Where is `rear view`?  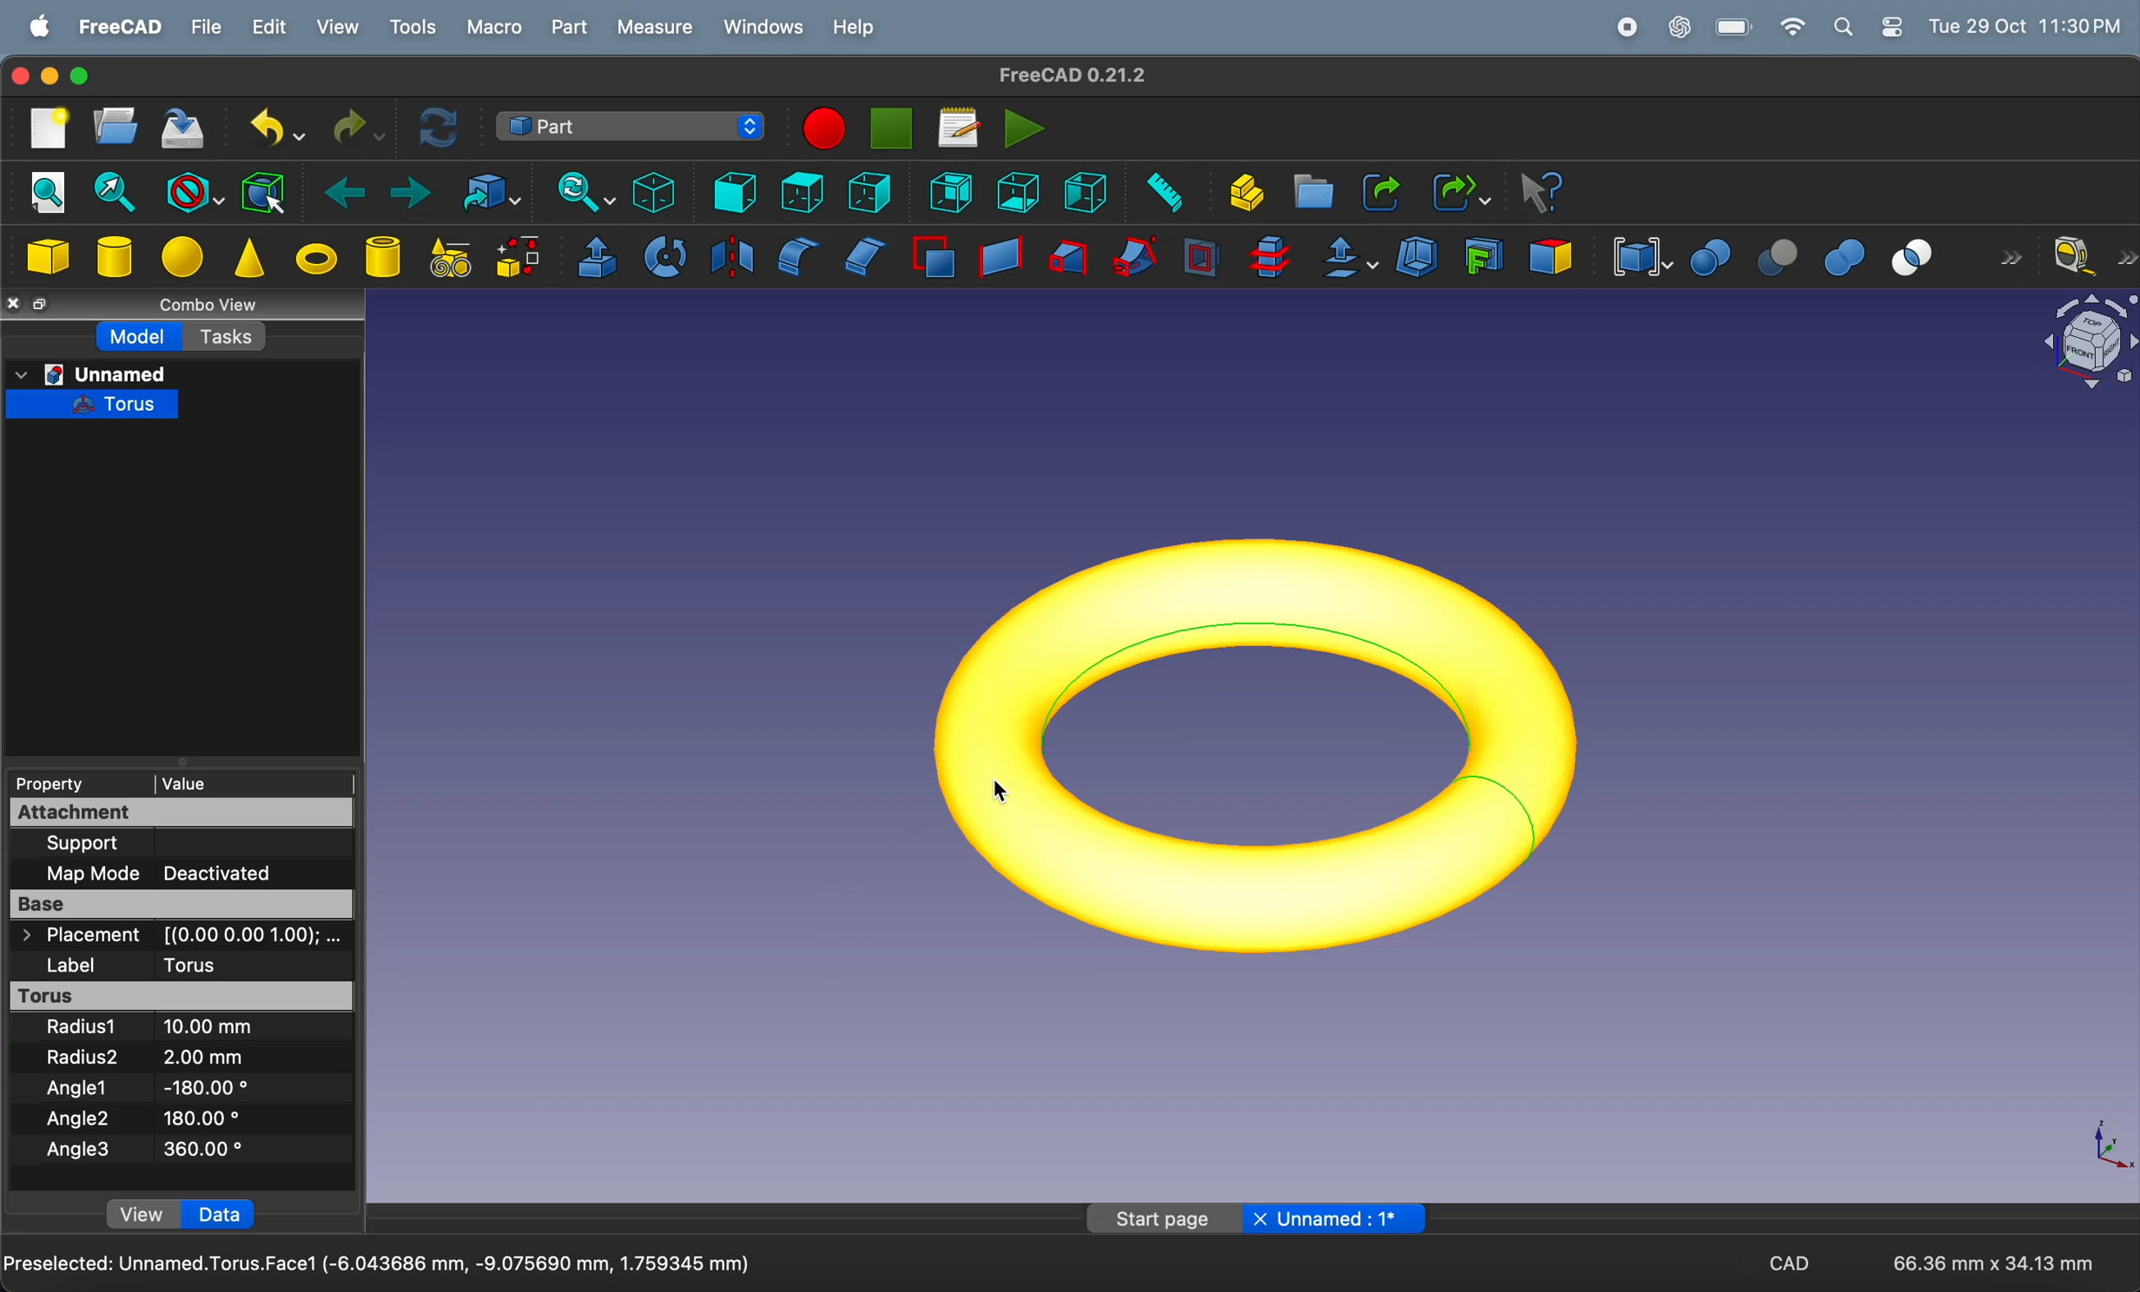
rear view is located at coordinates (951, 192).